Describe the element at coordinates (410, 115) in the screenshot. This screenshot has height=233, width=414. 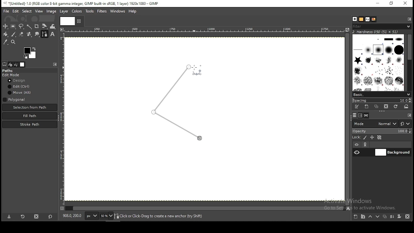
I see `configure this tab` at that location.